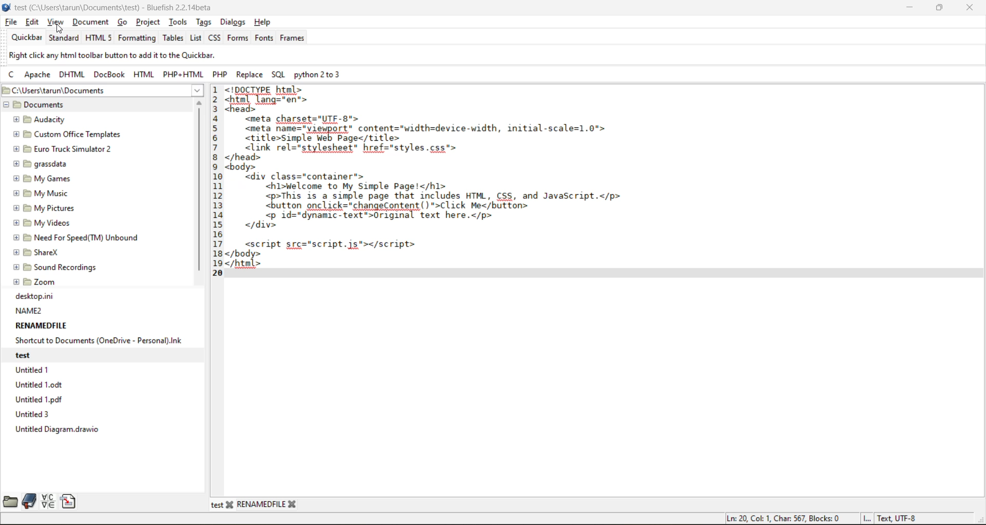 This screenshot has width=986, height=525. Describe the element at coordinates (87, 91) in the screenshot. I see `file location` at that location.